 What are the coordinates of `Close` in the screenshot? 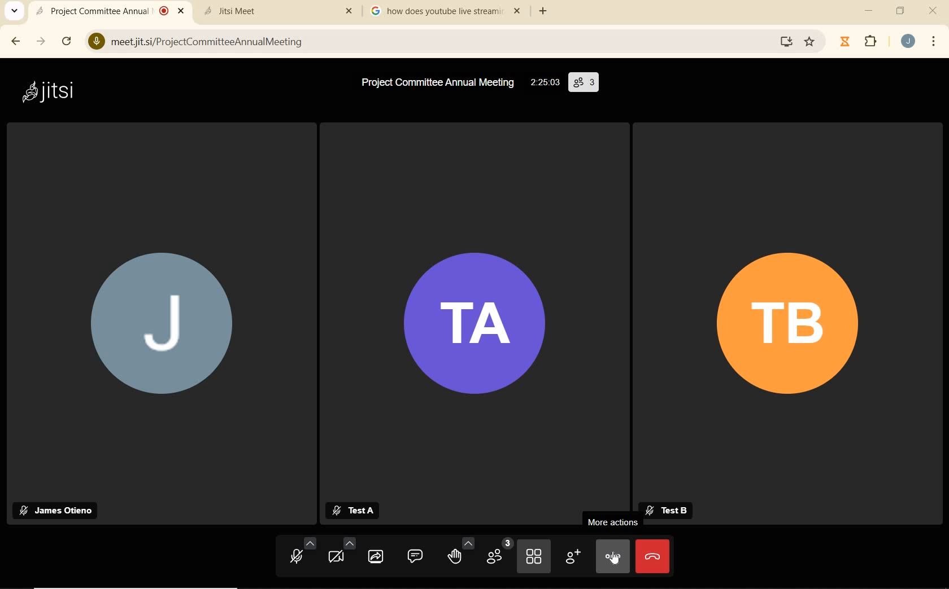 It's located at (183, 12).